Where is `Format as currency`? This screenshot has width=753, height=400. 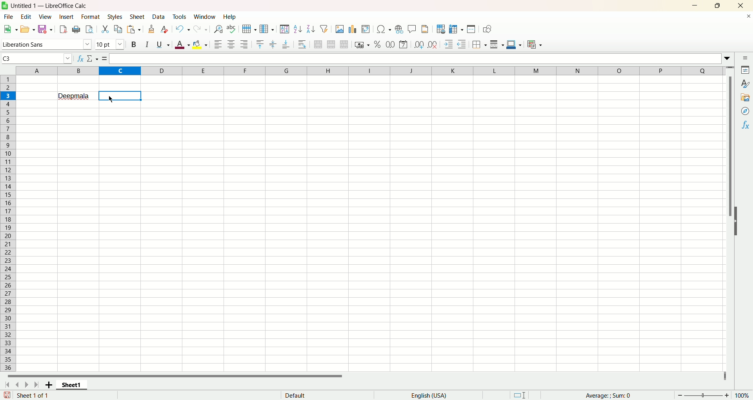
Format as currency is located at coordinates (362, 44).